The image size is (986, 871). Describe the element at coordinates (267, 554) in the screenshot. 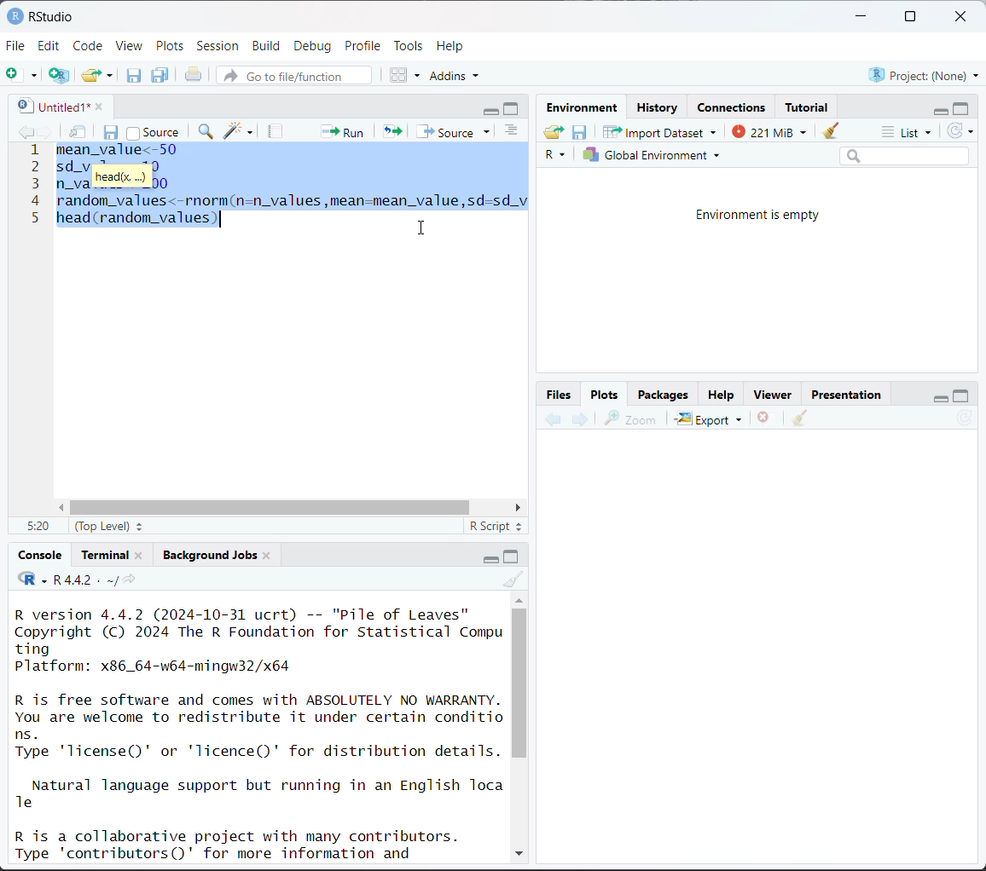

I see `close` at that location.